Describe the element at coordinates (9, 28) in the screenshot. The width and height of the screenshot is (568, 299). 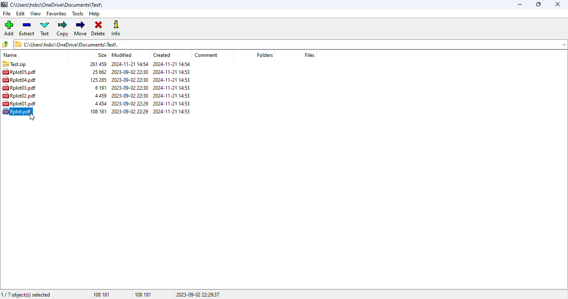
I see `add` at that location.